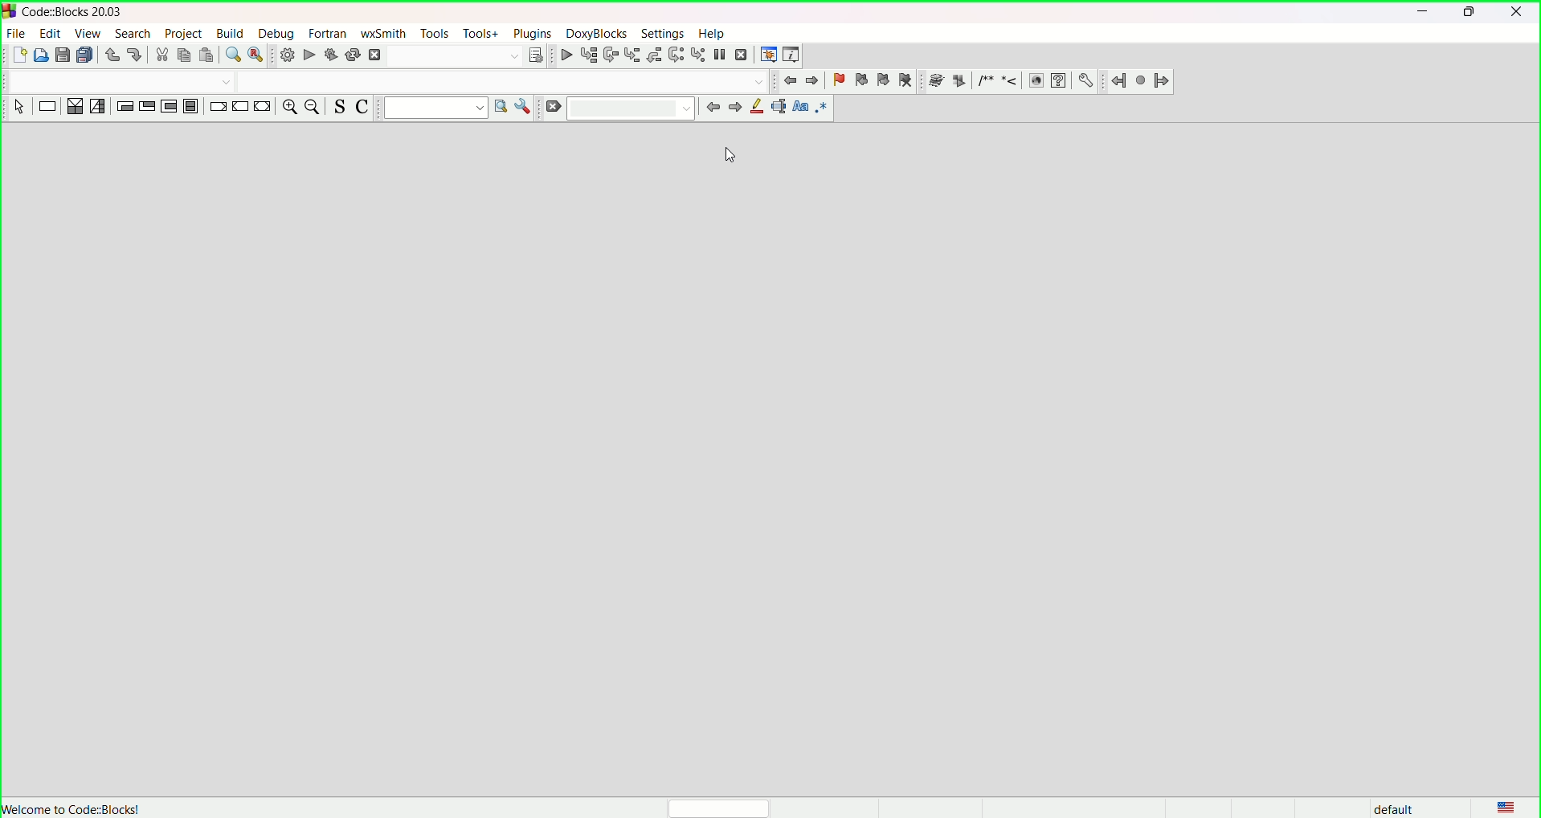  What do you see at coordinates (45, 108) in the screenshot?
I see `instruction` at bounding box center [45, 108].